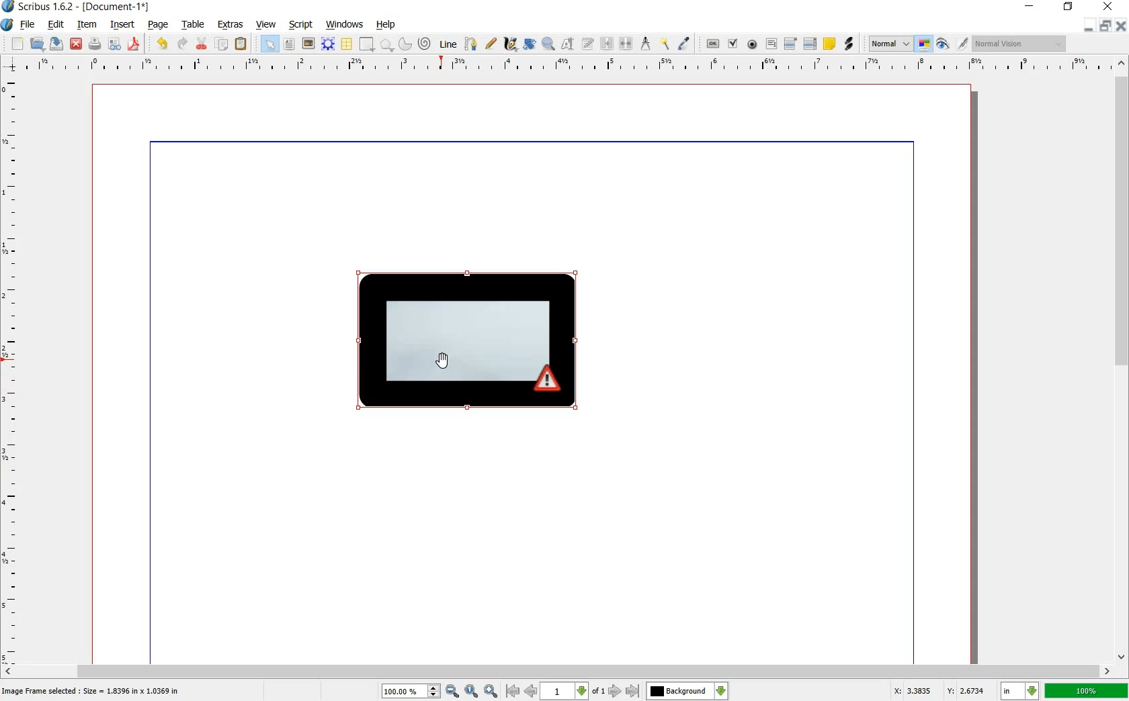 The height and width of the screenshot is (701, 1129). I want to click on bezier curve, so click(469, 44).